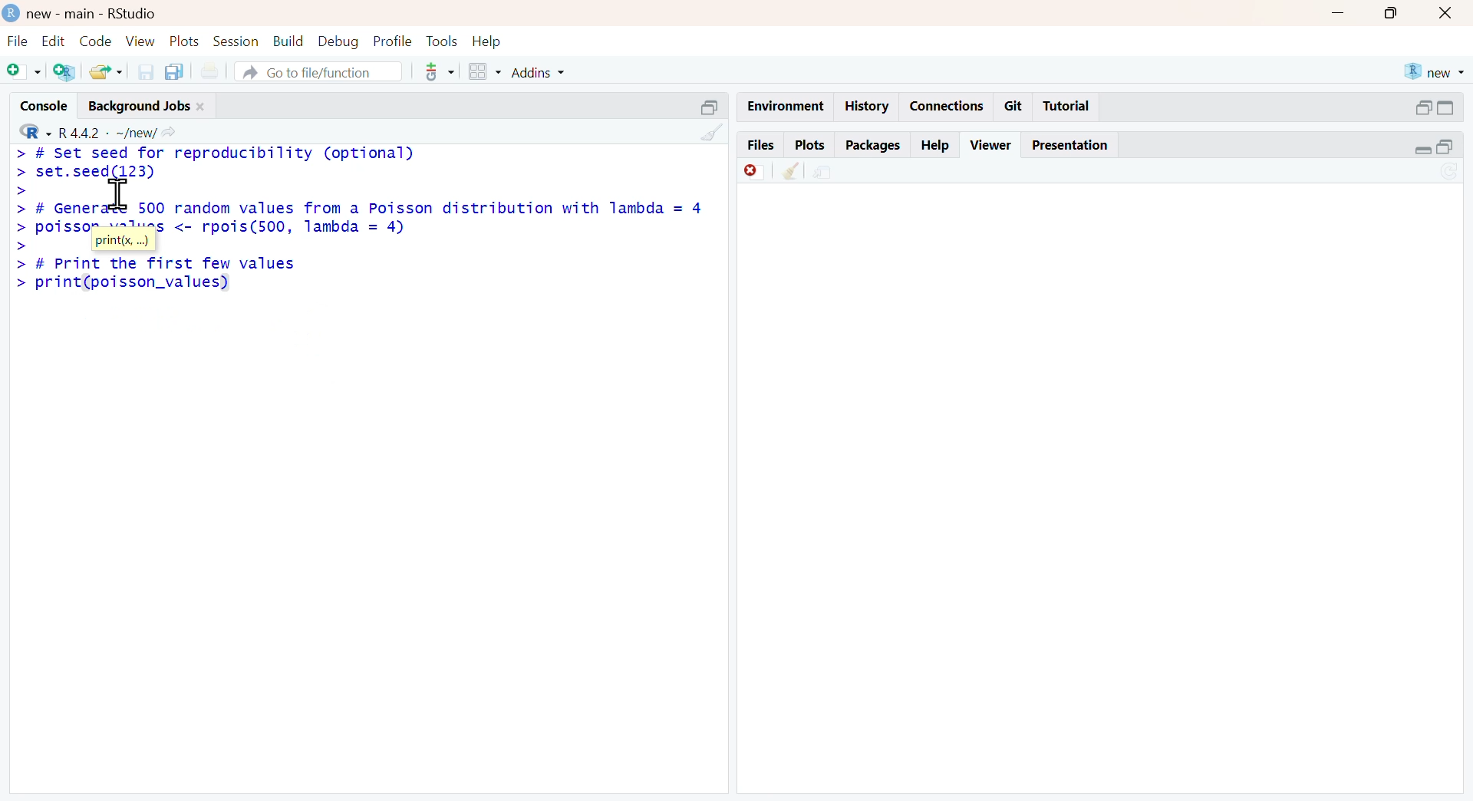 This screenshot has width=1473, height=801. What do you see at coordinates (715, 133) in the screenshot?
I see `clean` at bounding box center [715, 133].